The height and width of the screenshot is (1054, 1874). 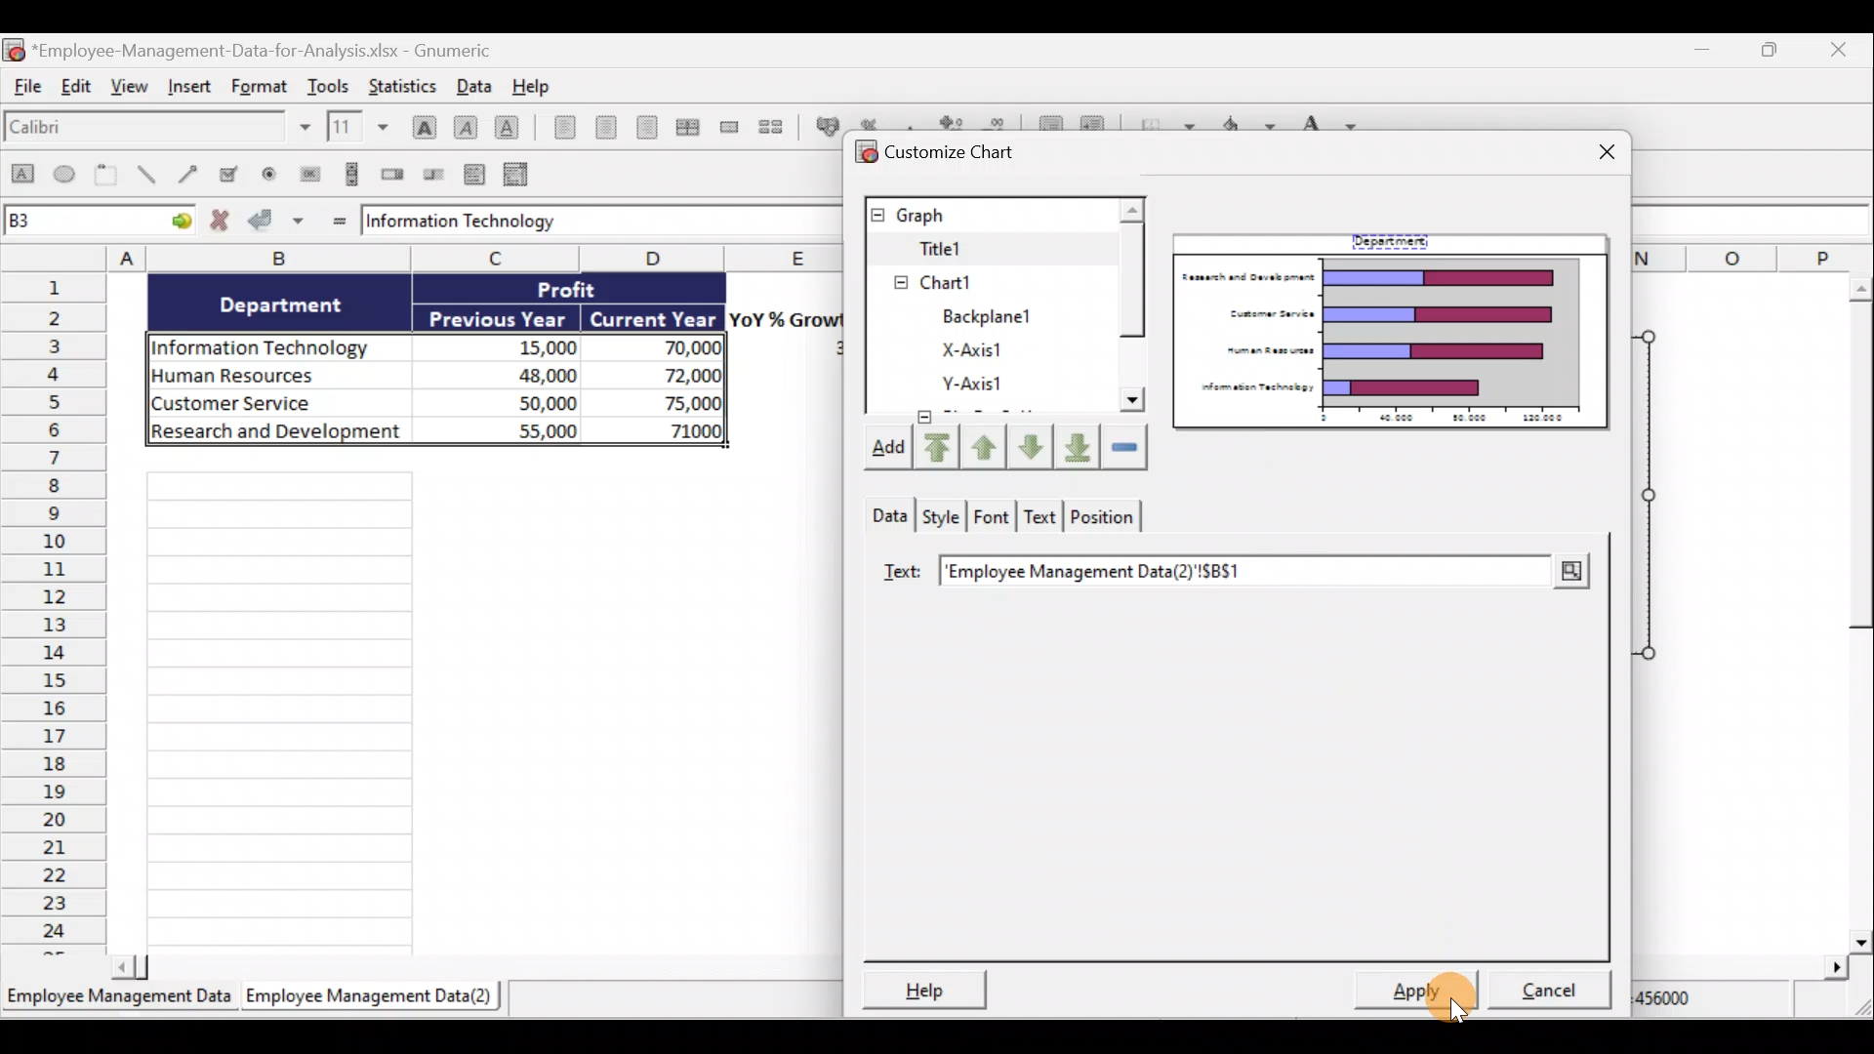 I want to click on Font size, so click(x=364, y=127).